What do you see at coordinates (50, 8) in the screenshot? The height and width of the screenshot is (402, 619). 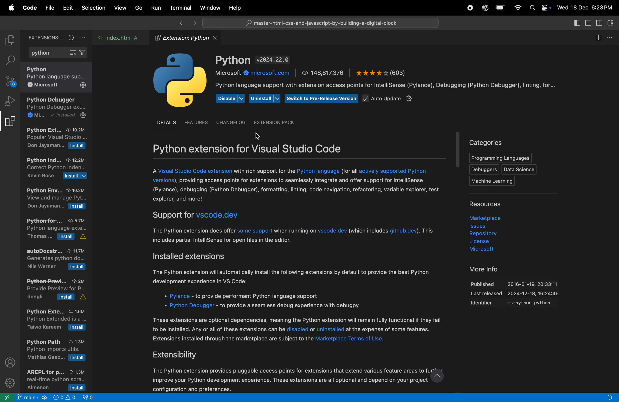 I see `file` at bounding box center [50, 8].